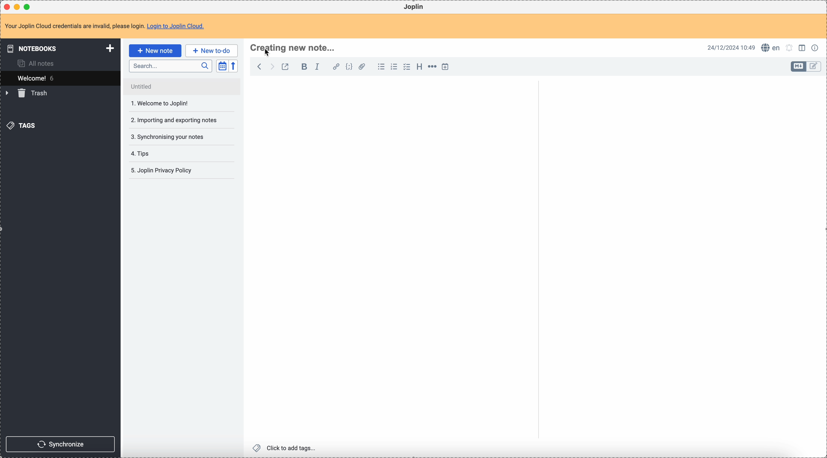  Describe the element at coordinates (433, 67) in the screenshot. I see `horizontal rule` at that location.